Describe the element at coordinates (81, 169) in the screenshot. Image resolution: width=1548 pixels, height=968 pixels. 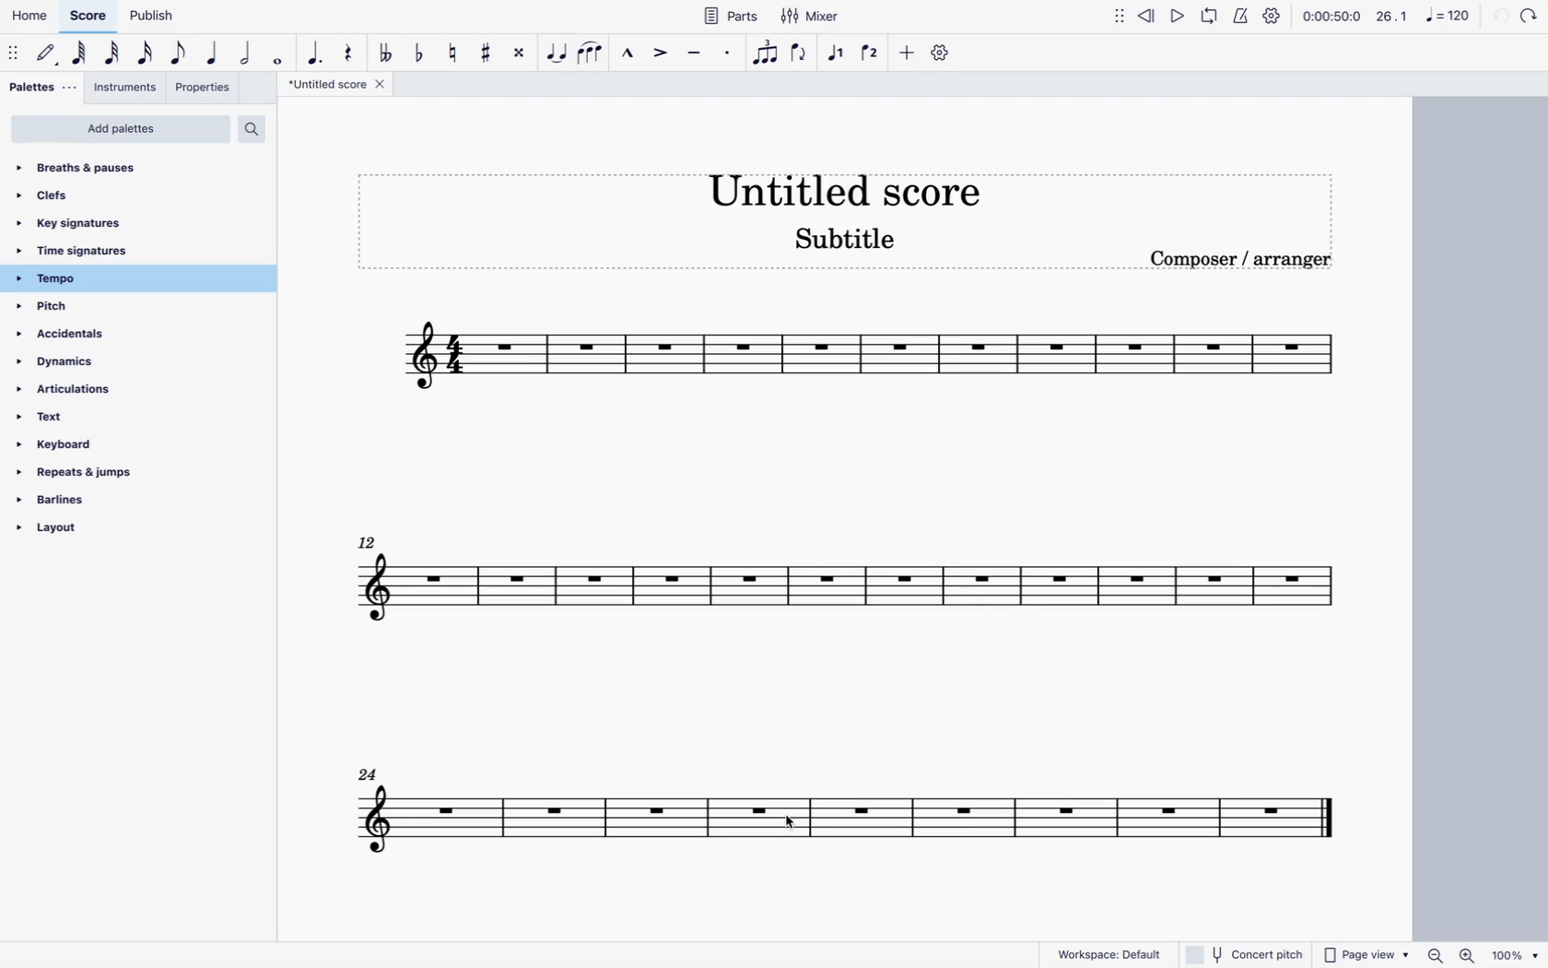
I see `breaths & pauses` at that location.